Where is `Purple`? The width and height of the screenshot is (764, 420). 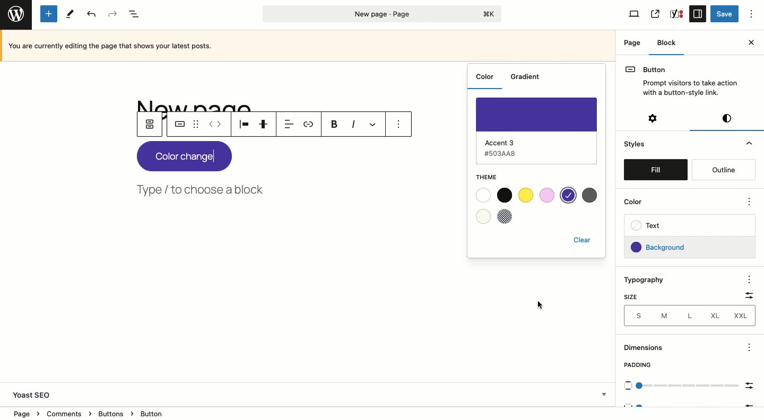 Purple is located at coordinates (536, 113).